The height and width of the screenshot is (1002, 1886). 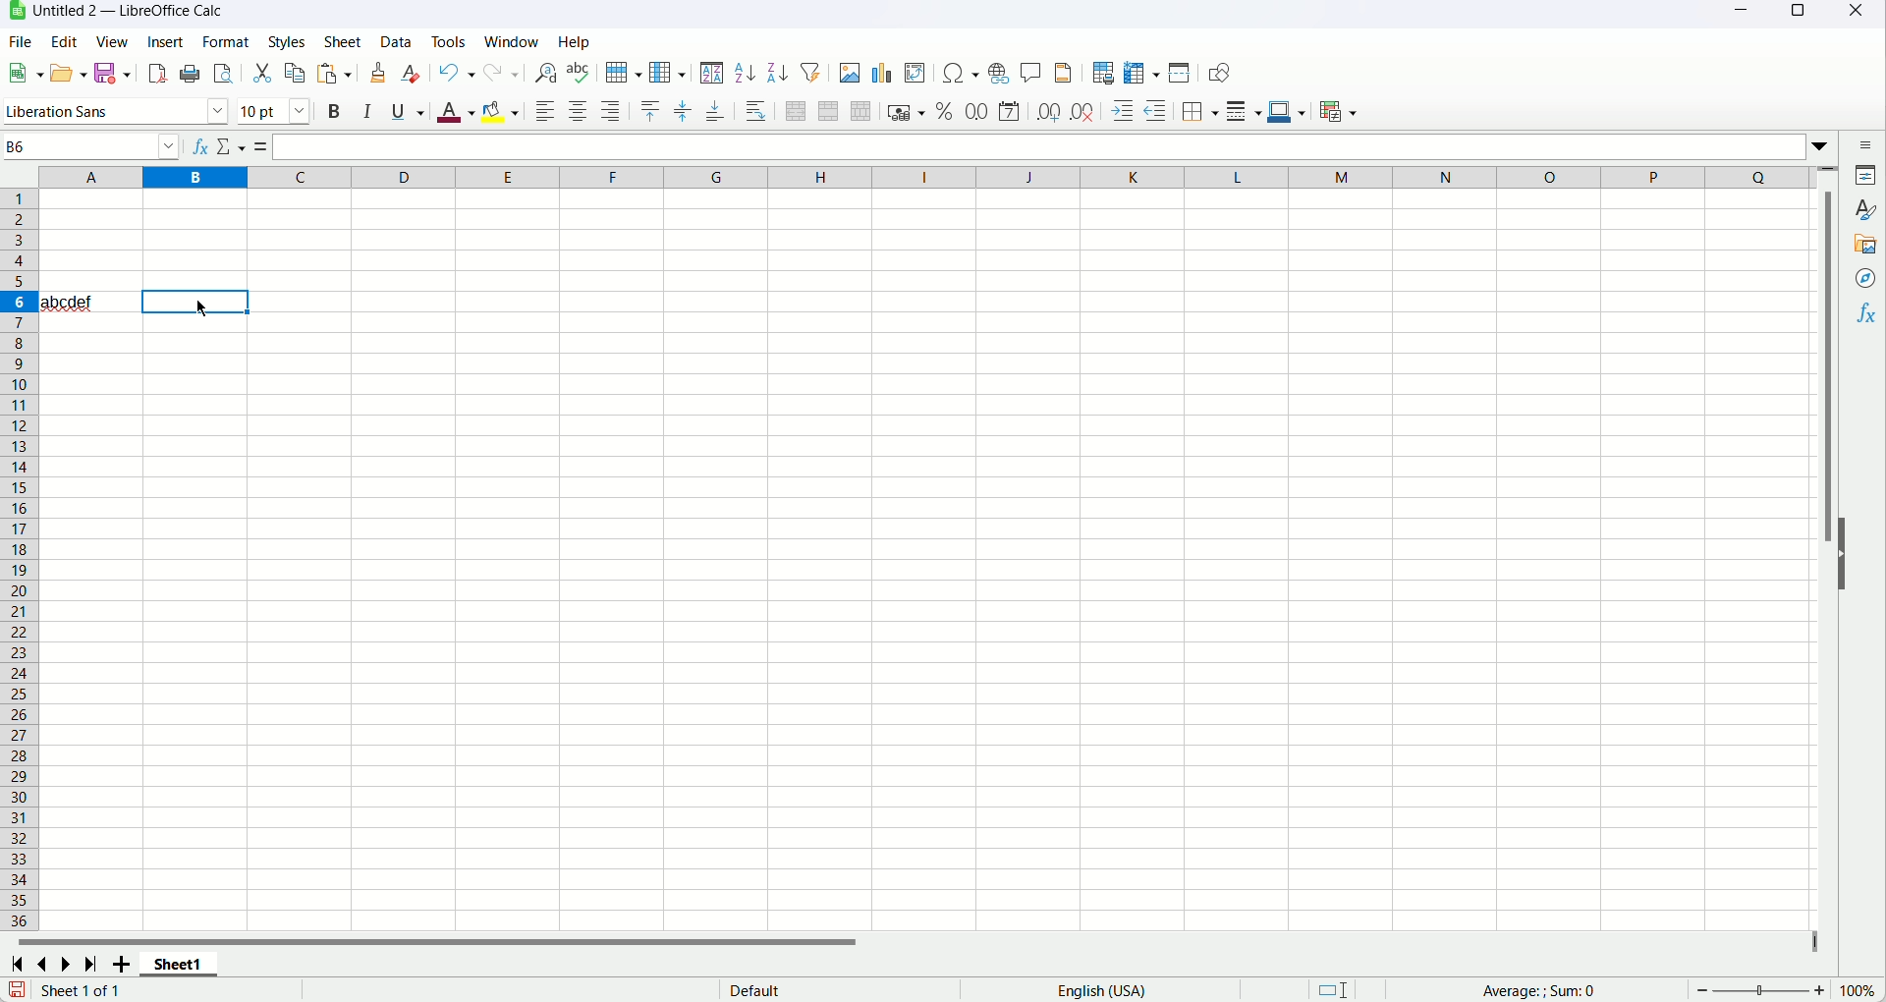 I want to click on column, so click(x=924, y=178).